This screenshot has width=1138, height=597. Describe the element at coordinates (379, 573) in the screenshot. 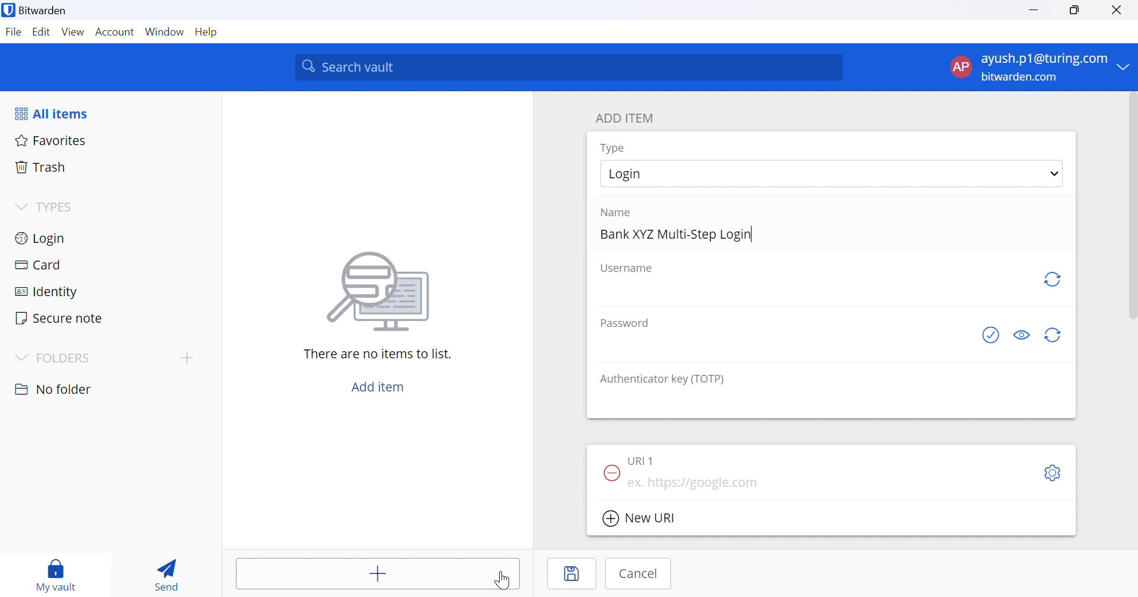

I see `Add item` at that location.